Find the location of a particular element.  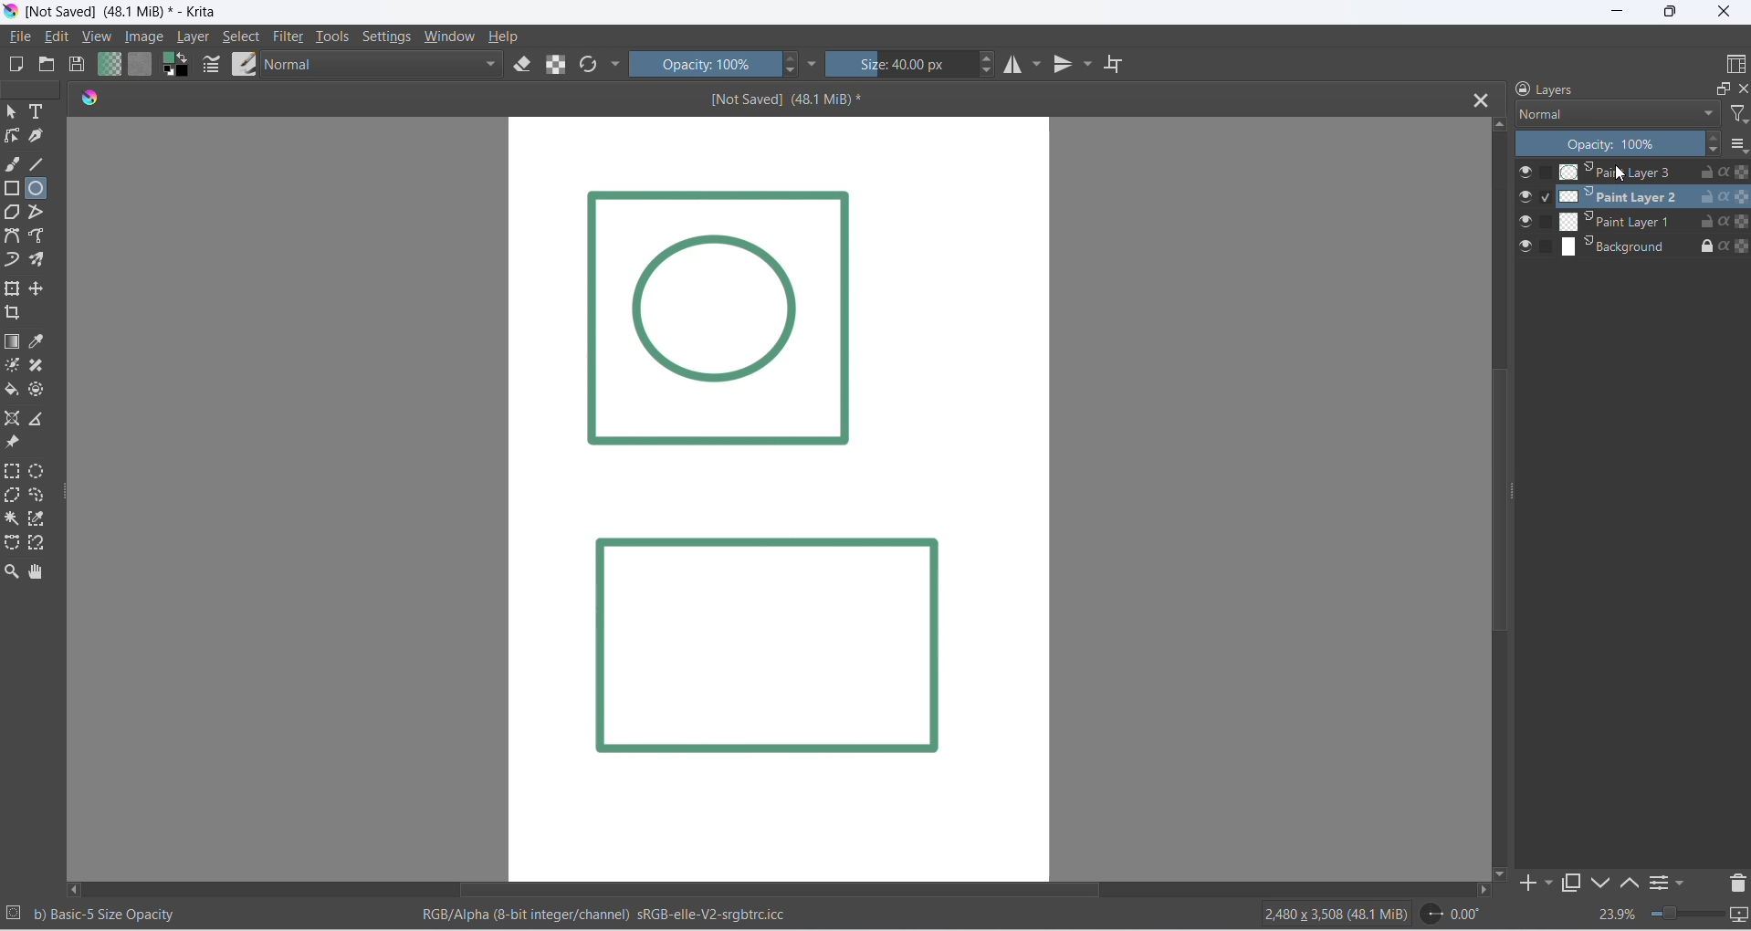

color selection tool is located at coordinates (37, 518).